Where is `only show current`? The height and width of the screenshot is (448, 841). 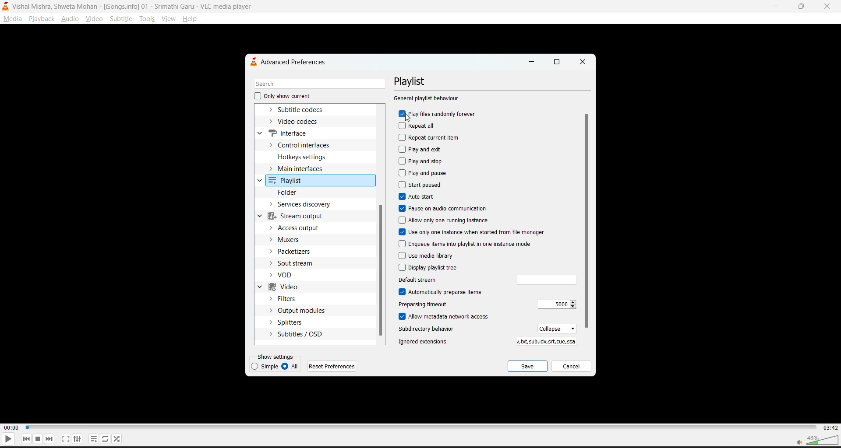 only show current is located at coordinates (285, 98).